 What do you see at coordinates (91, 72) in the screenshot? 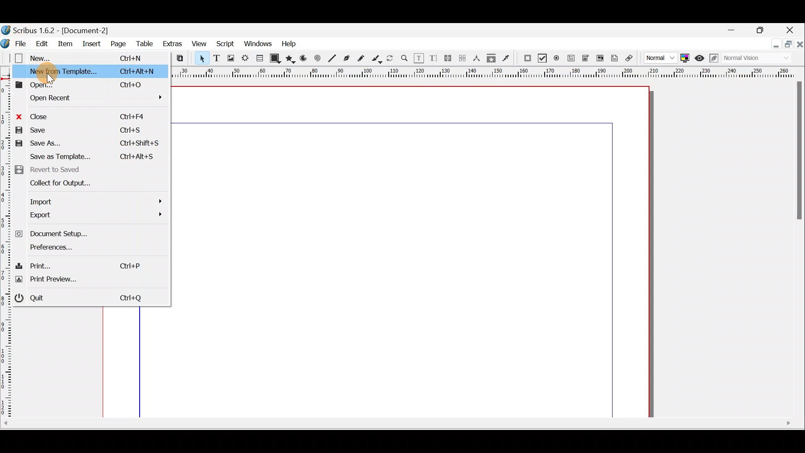
I see `New from template` at bounding box center [91, 72].